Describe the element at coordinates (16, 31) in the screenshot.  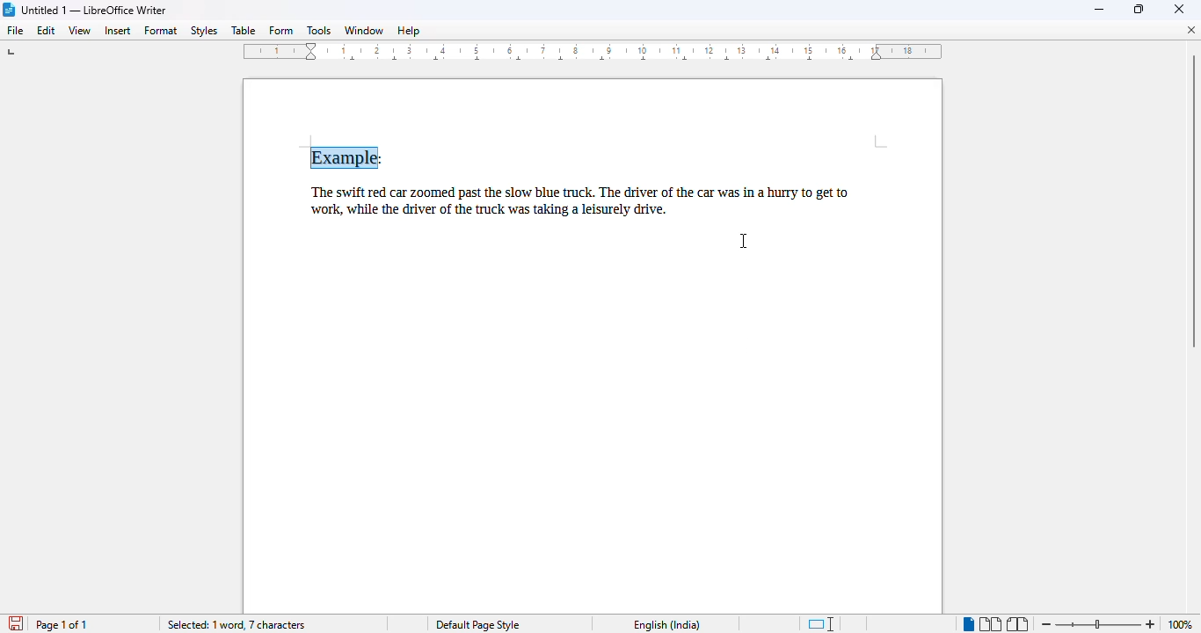
I see `file` at that location.